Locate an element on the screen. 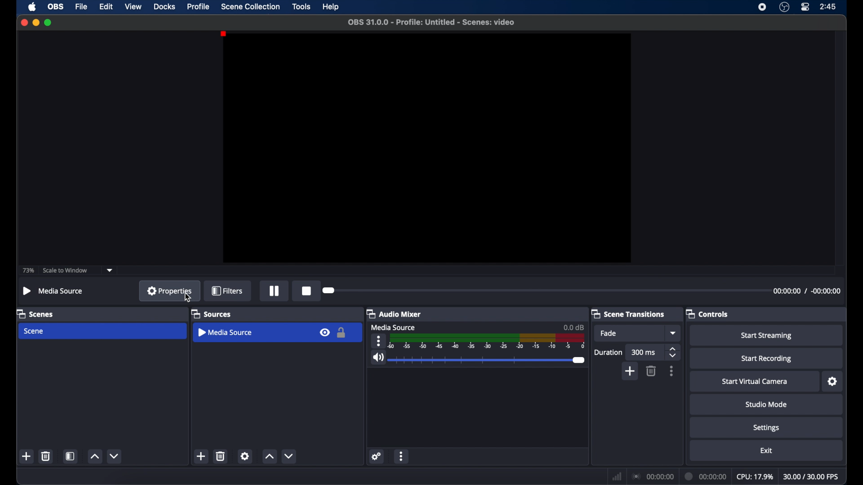 The height and width of the screenshot is (485, 863). close is located at coordinates (22, 22).